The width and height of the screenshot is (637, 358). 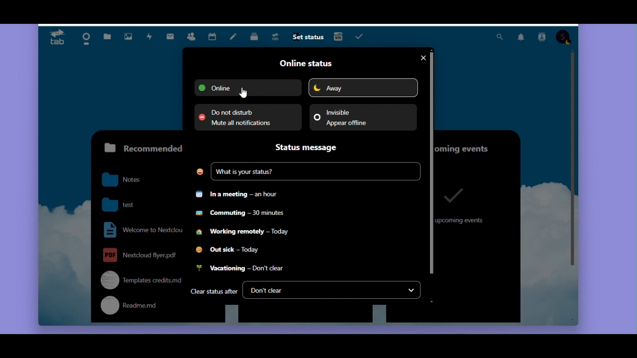 What do you see at coordinates (307, 38) in the screenshot?
I see `Set status` at bounding box center [307, 38].